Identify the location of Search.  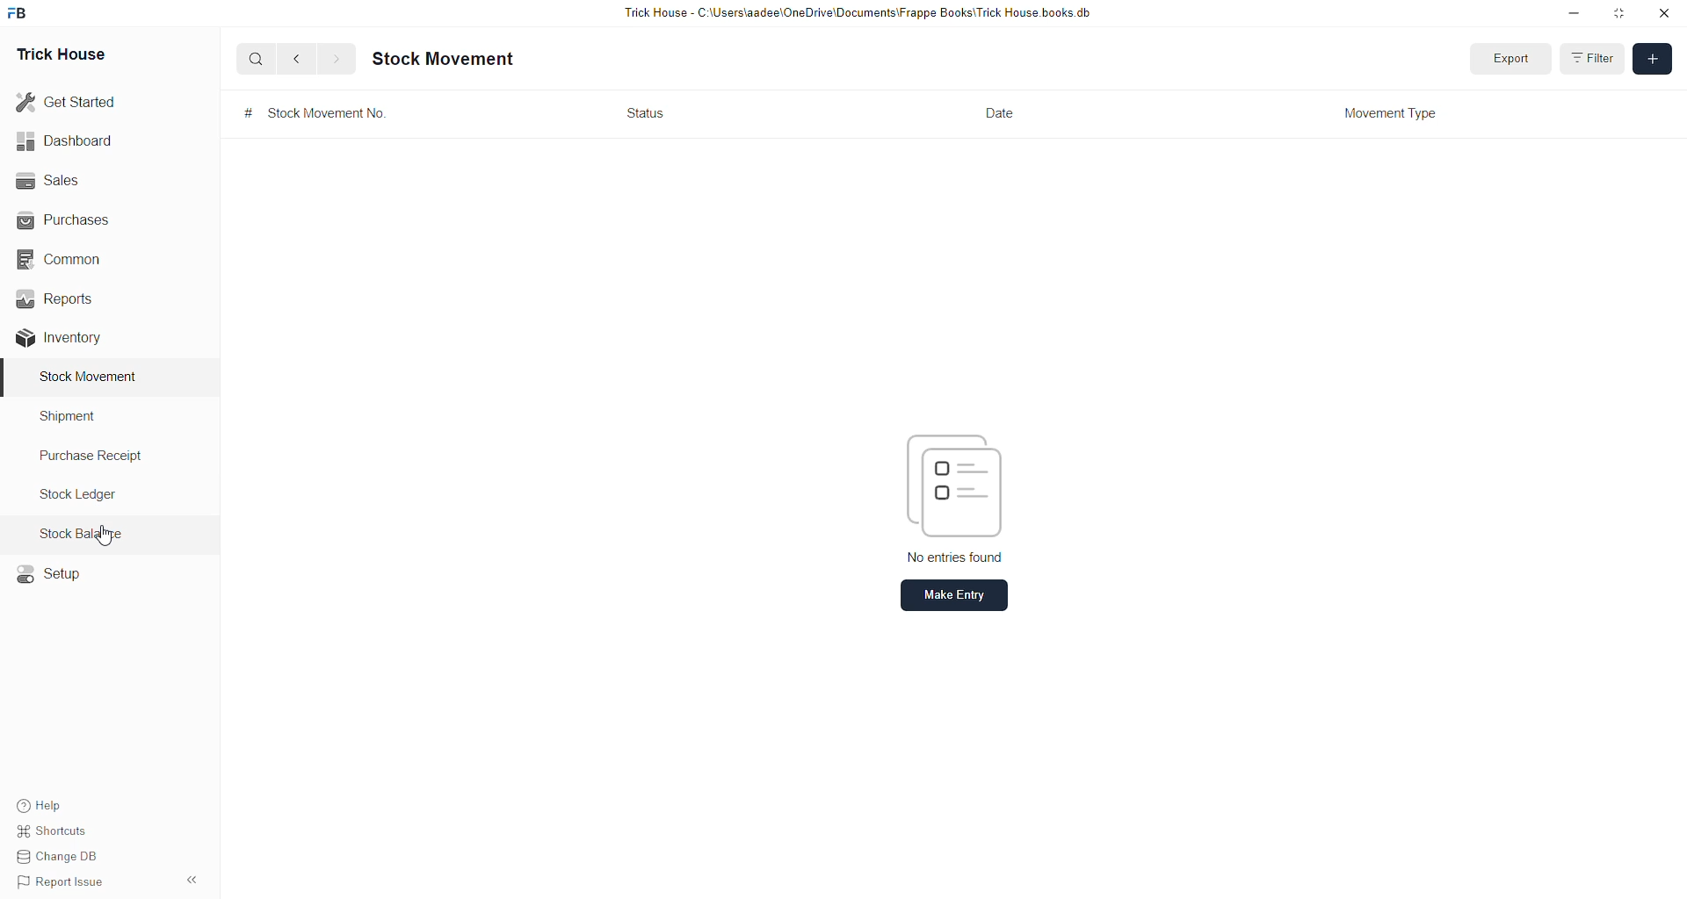
(256, 61).